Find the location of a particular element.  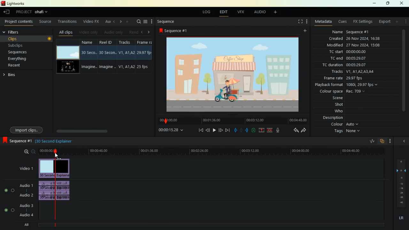

end is located at coordinates (228, 130).